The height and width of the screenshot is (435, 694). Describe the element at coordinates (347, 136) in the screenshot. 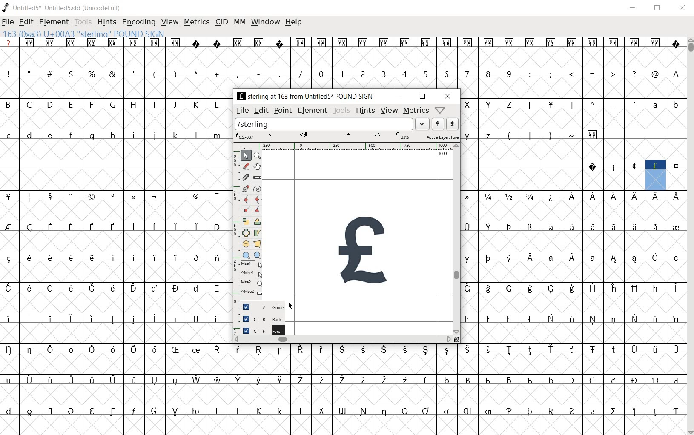

I see `Active layer` at that location.